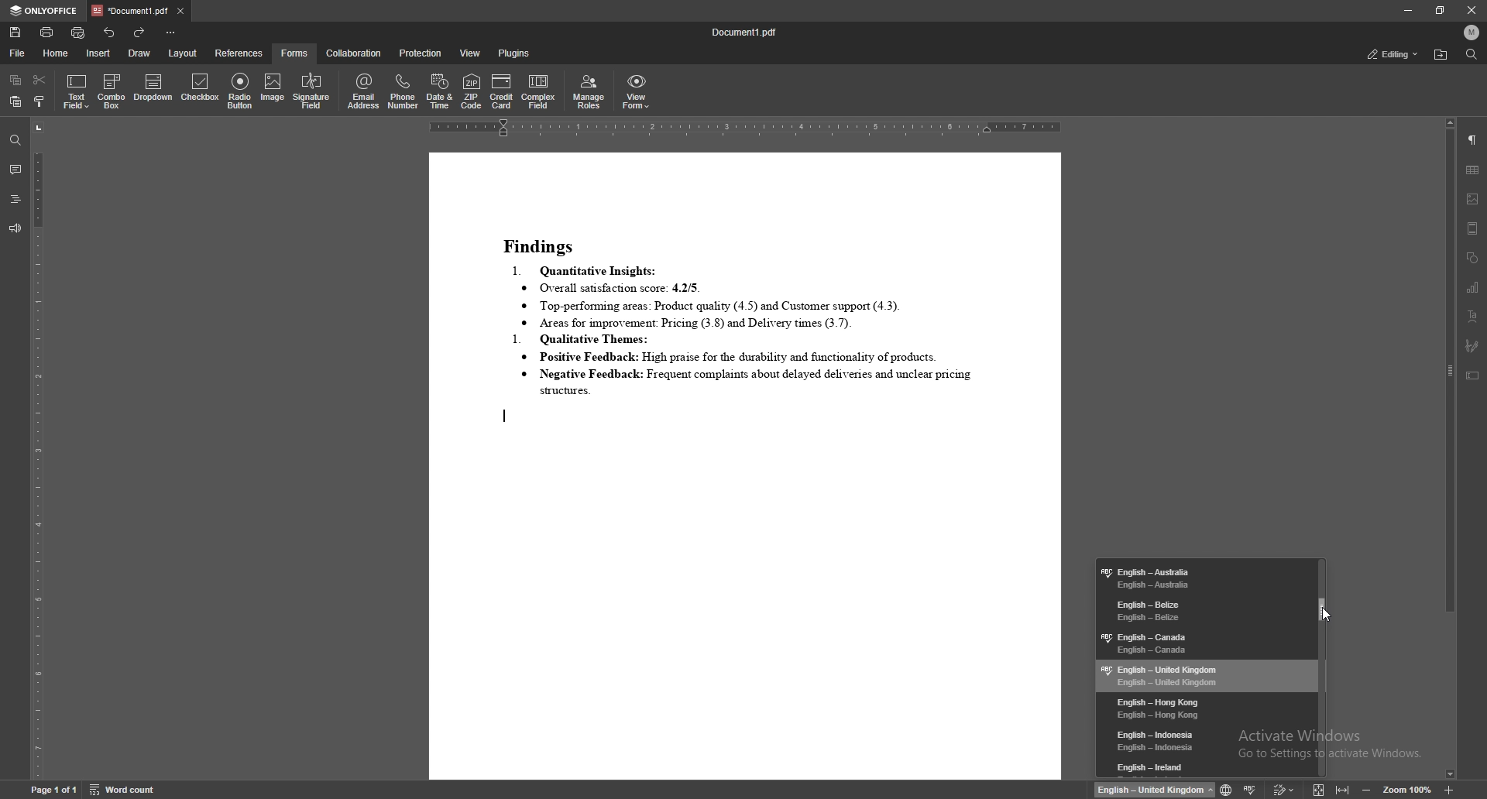  Describe the element at coordinates (503, 91) in the screenshot. I see `credit card` at that location.